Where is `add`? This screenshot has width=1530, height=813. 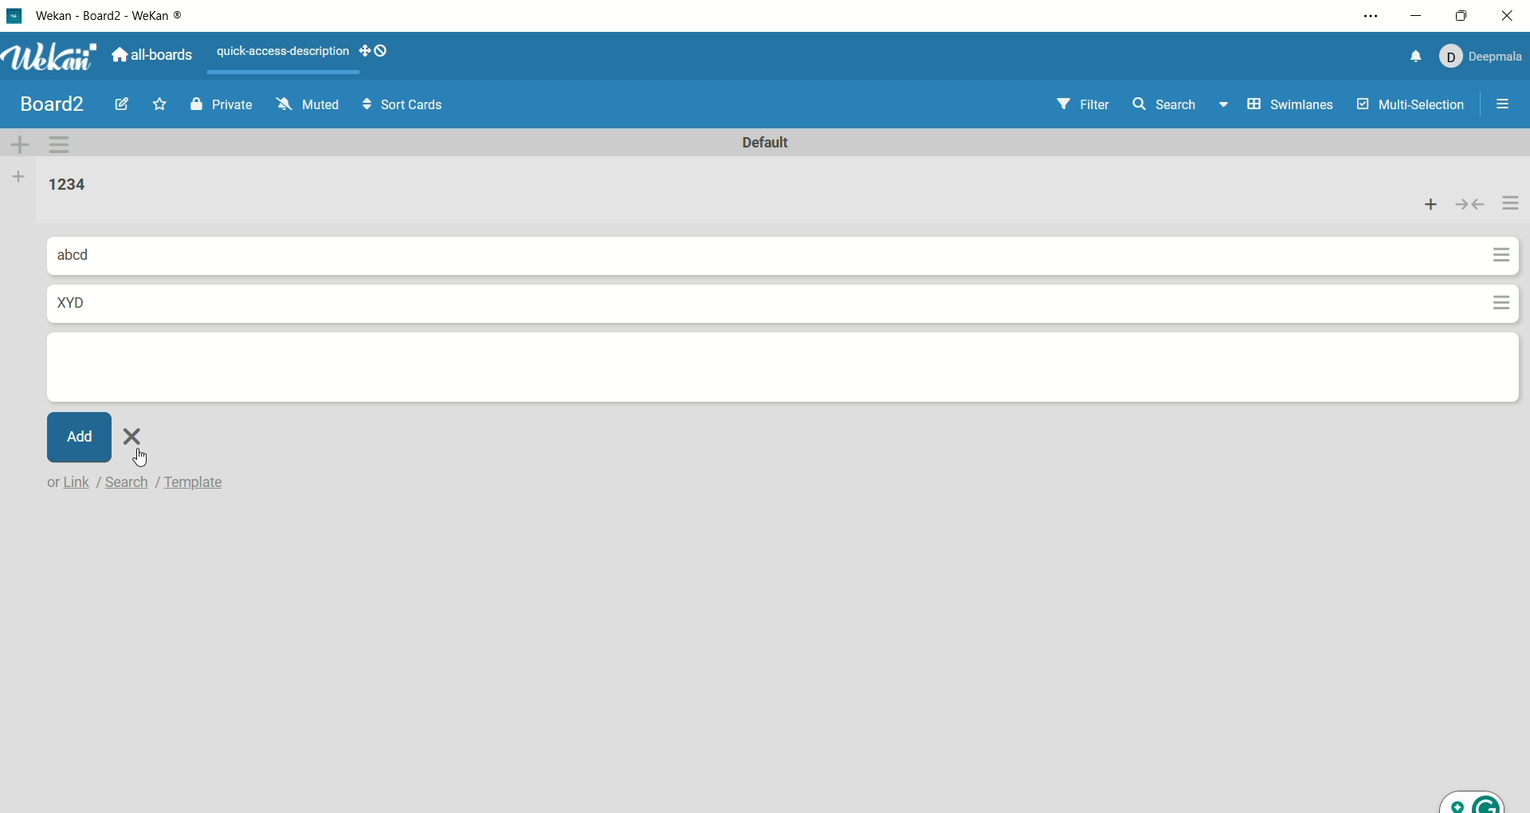
add is located at coordinates (1434, 204).